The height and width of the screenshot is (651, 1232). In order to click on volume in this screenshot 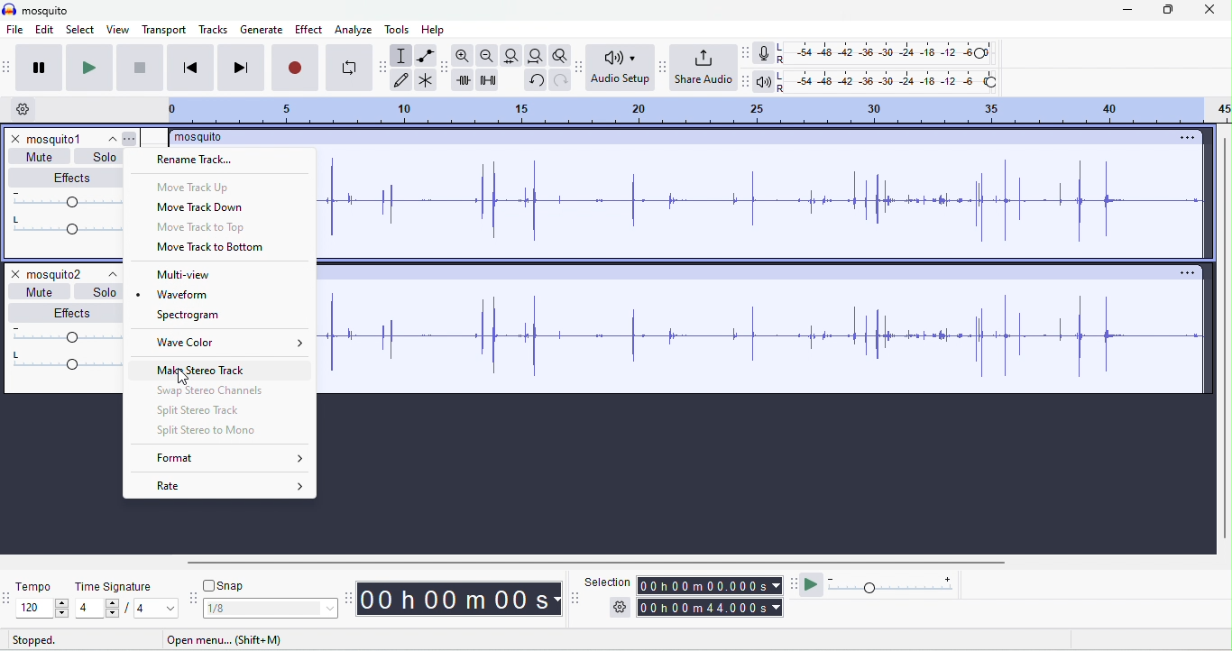, I will do `click(71, 199)`.